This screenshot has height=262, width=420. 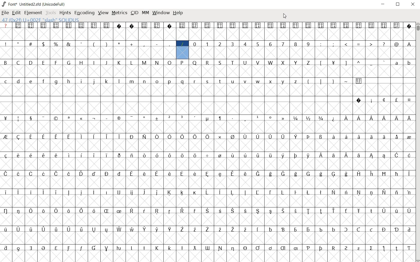 What do you see at coordinates (31, 137) in the screenshot?
I see `glyph` at bounding box center [31, 137].